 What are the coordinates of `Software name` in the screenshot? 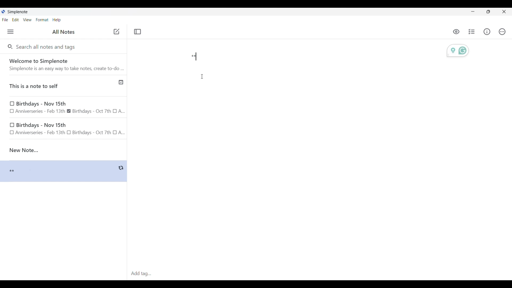 It's located at (18, 12).